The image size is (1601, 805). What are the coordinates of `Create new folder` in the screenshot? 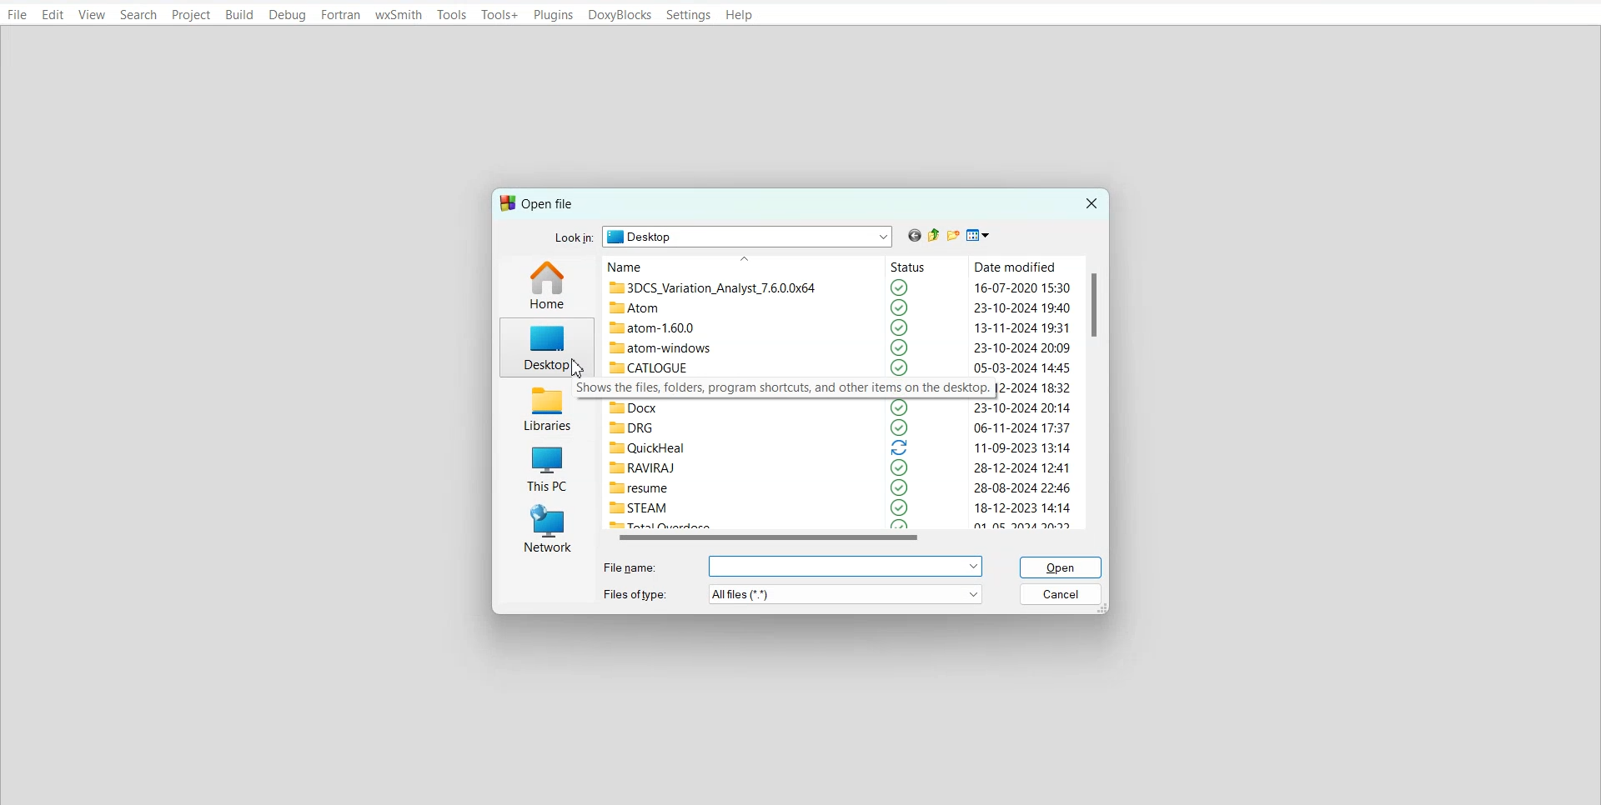 It's located at (955, 236).